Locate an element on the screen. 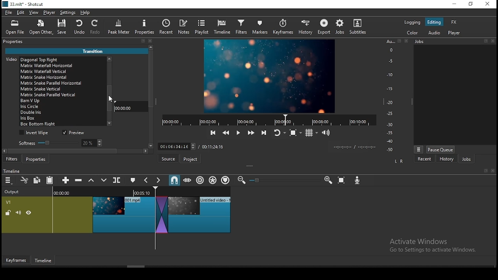 The image size is (498, 280).  is located at coordinates (494, 41).